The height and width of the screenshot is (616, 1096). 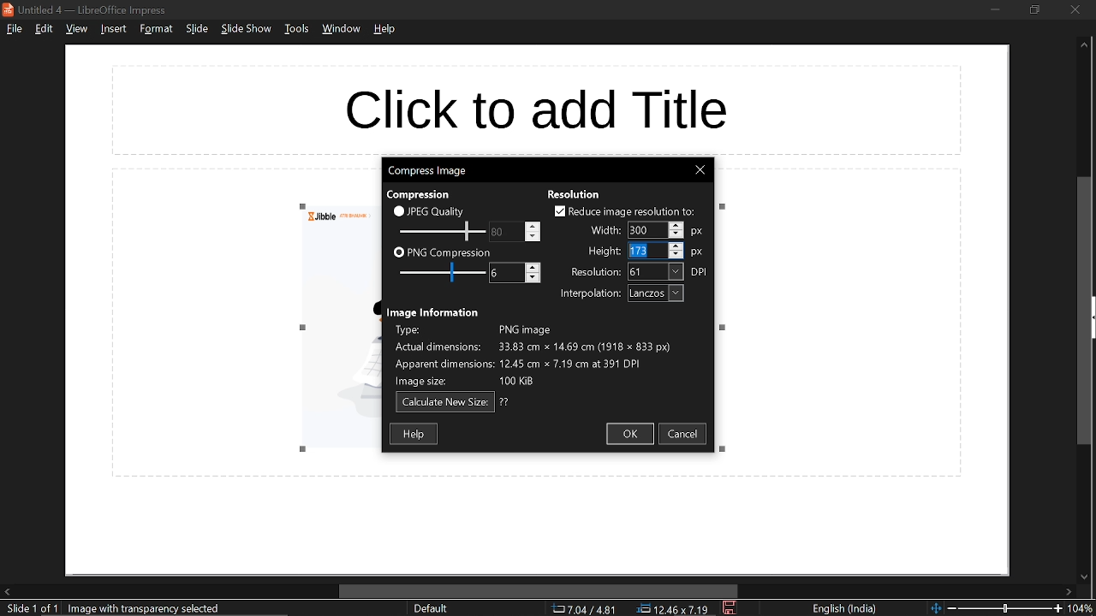 I want to click on help, so click(x=414, y=434).